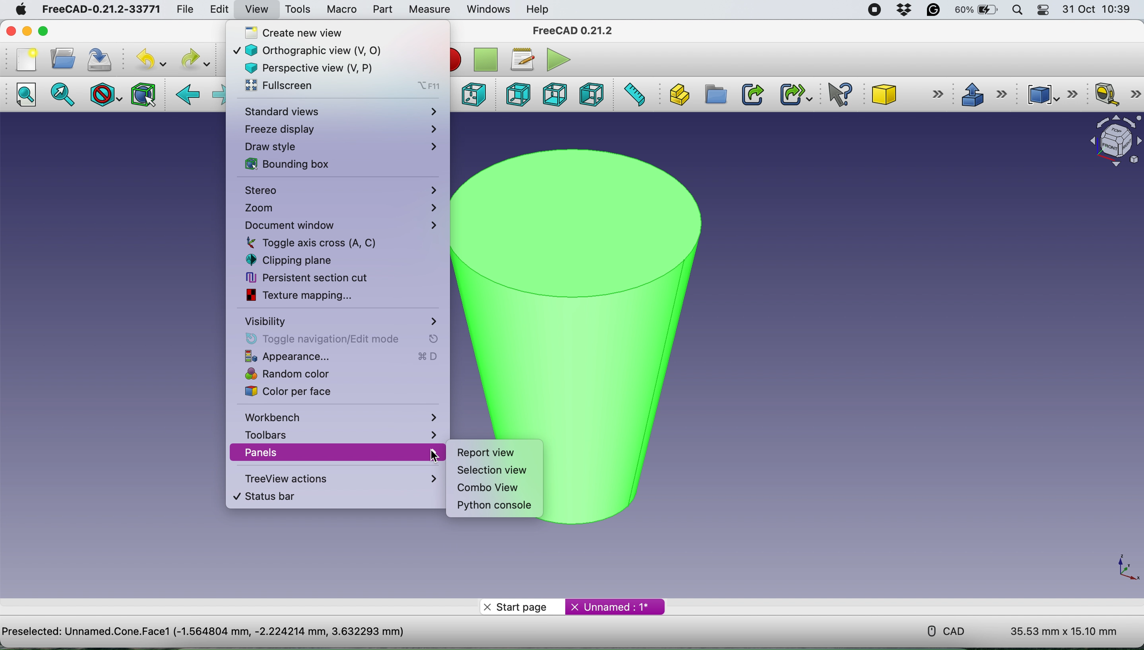 This screenshot has height=650, width=1144. What do you see at coordinates (538, 9) in the screenshot?
I see `help` at bounding box center [538, 9].